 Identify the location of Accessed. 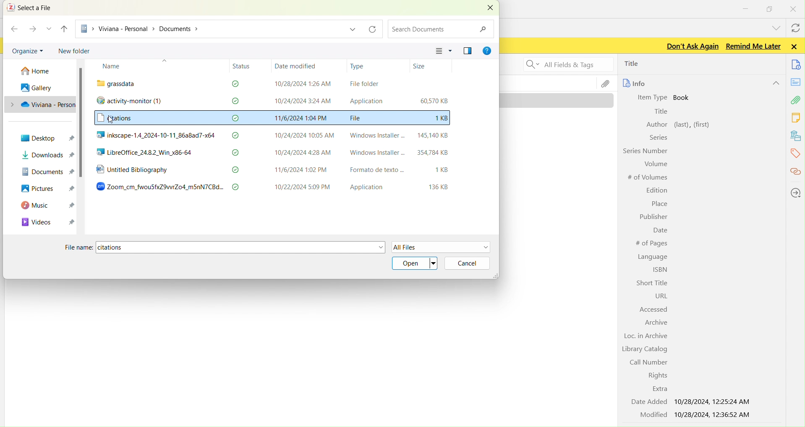
(654, 309).